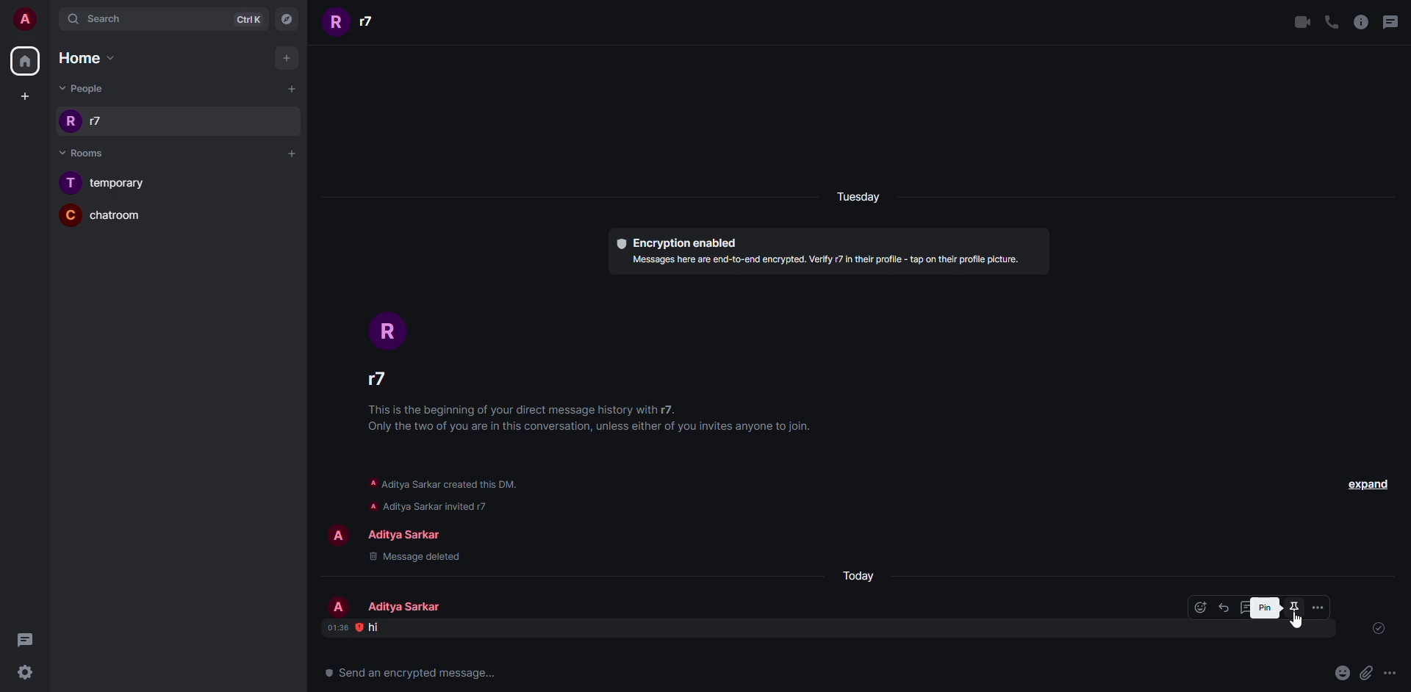 The image size is (1411, 692). Describe the element at coordinates (1376, 627) in the screenshot. I see `sent` at that location.